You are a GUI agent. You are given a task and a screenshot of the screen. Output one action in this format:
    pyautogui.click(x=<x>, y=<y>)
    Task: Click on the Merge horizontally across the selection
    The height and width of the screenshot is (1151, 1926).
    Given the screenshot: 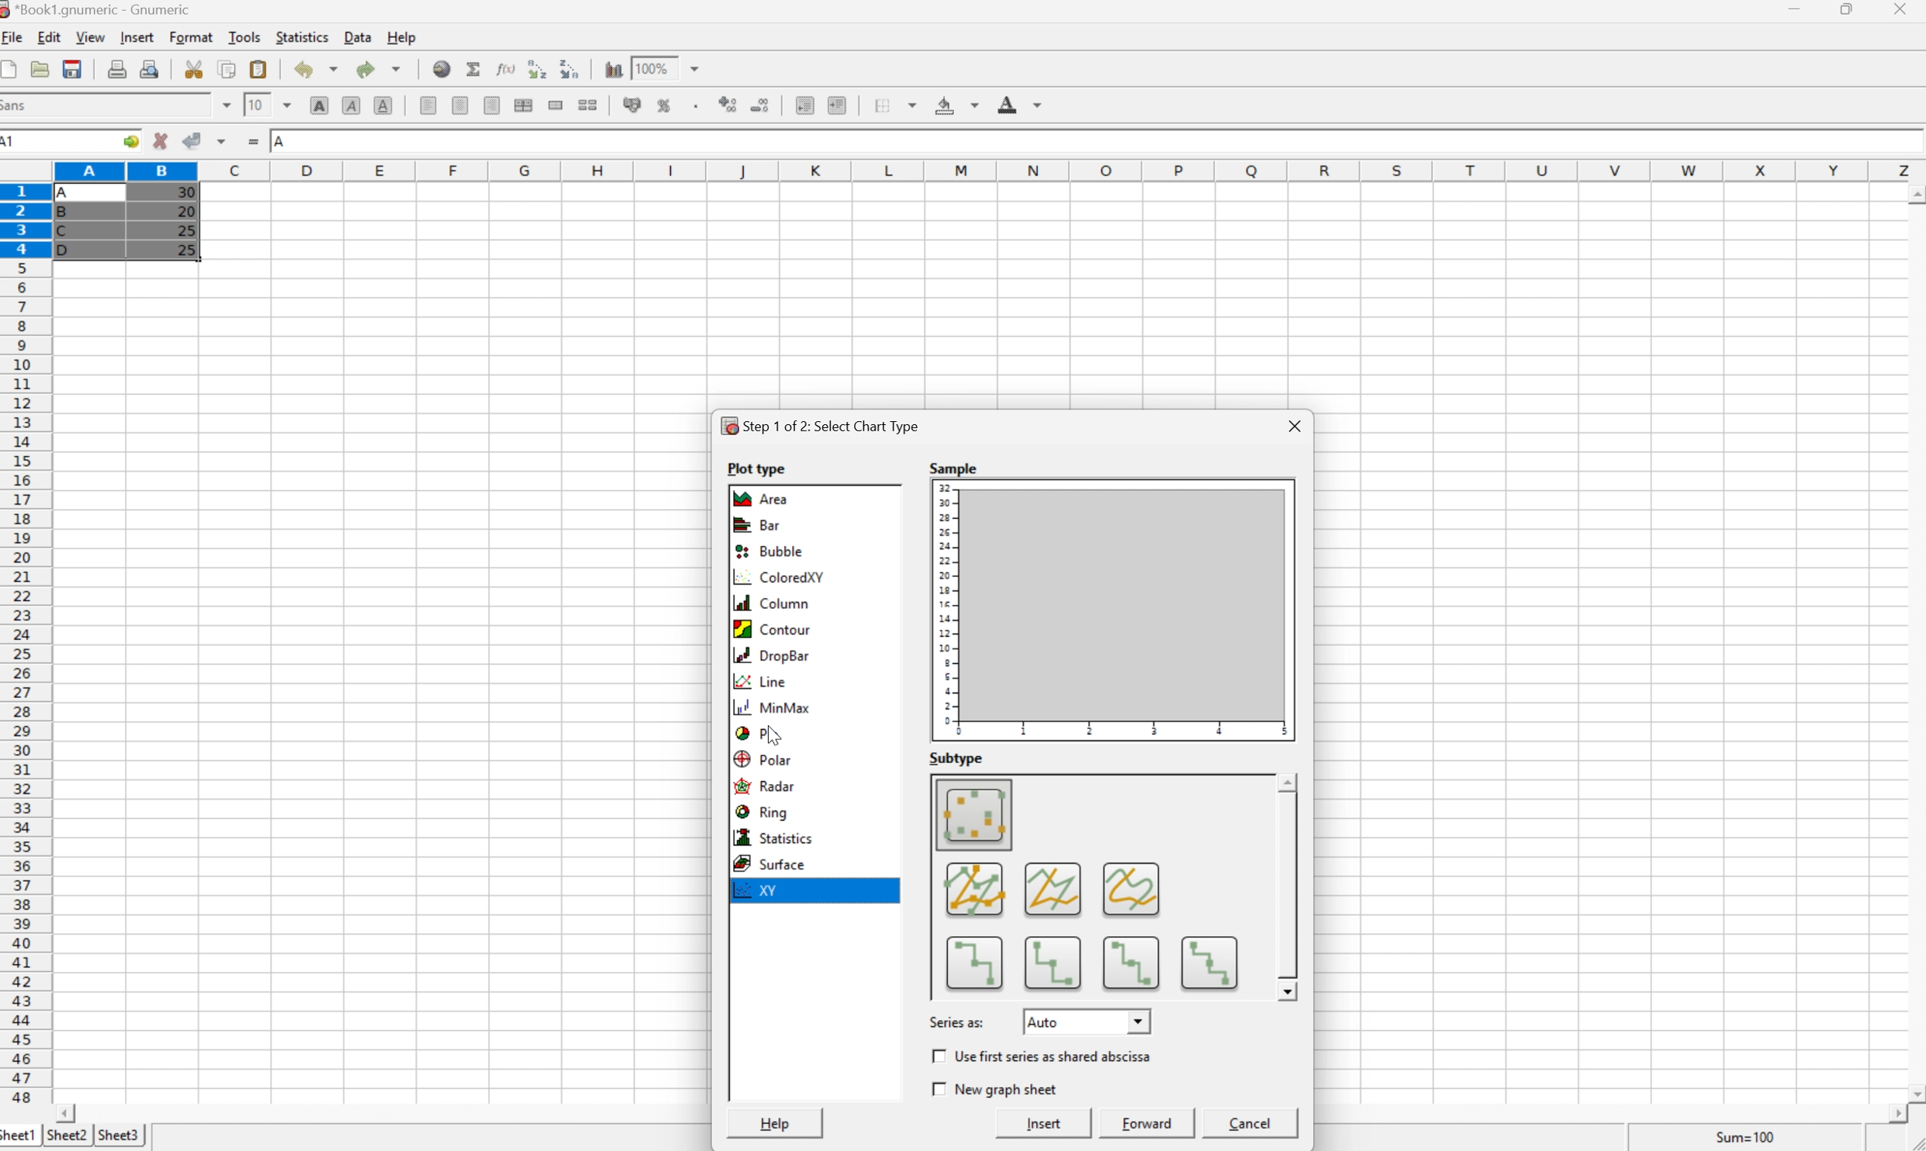 What is the action you would take?
    pyautogui.click(x=524, y=105)
    